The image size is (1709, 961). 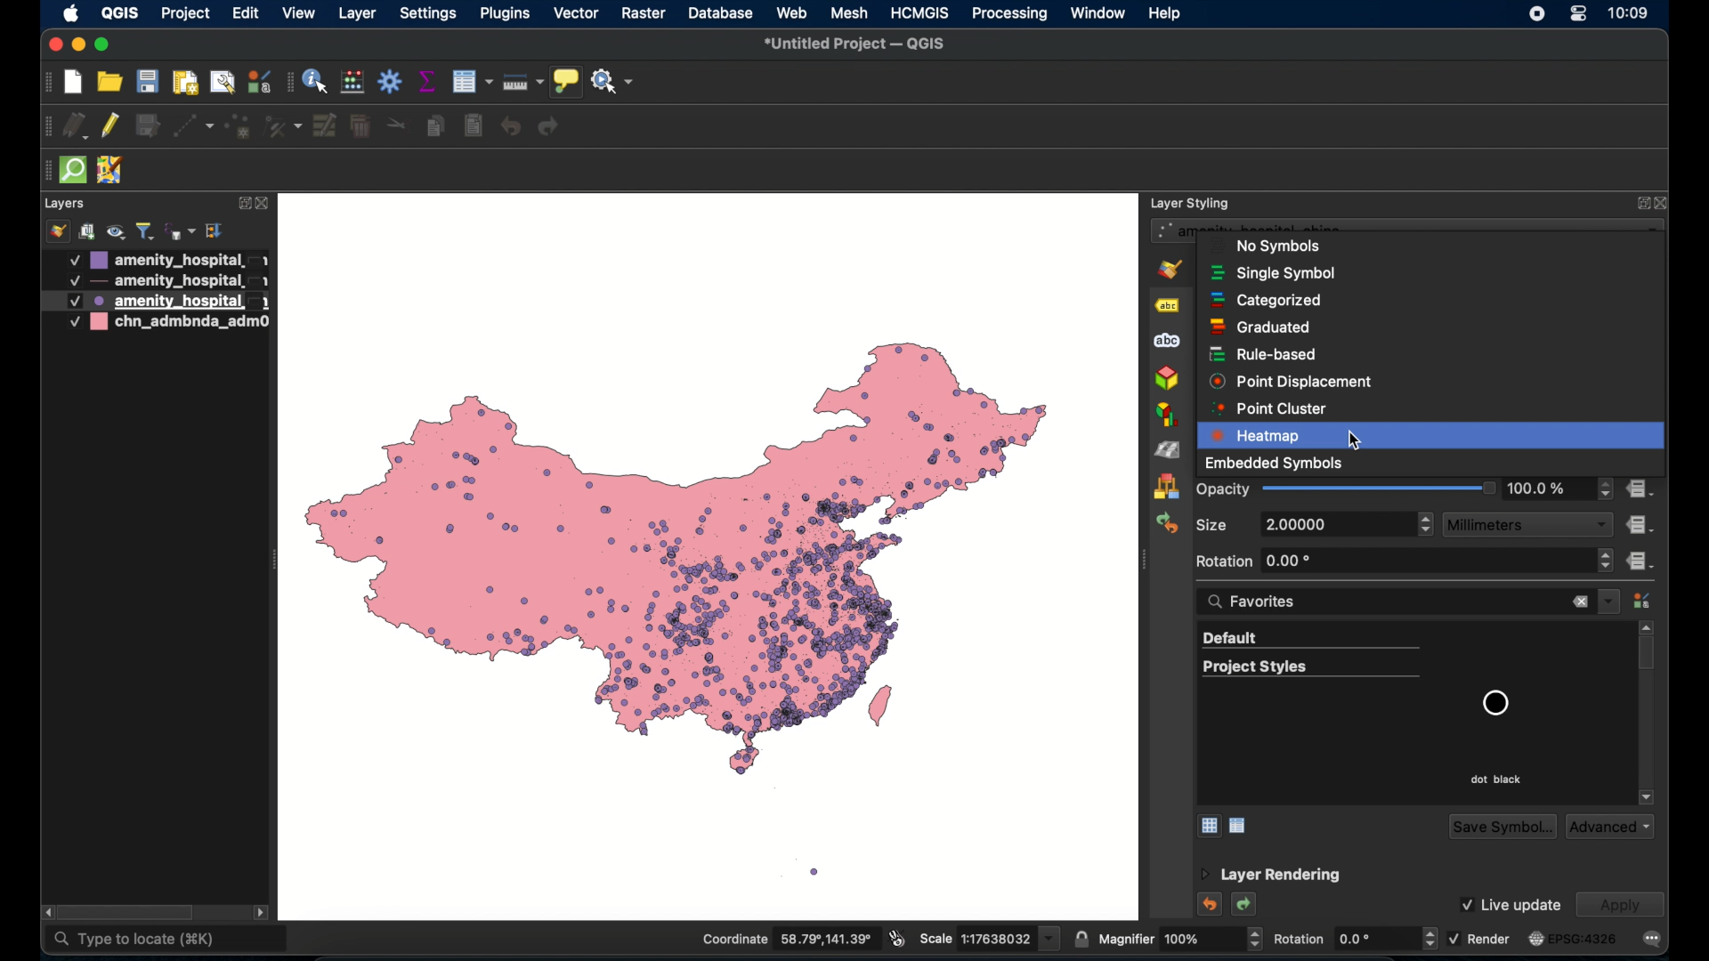 I want to click on print layout, so click(x=187, y=85).